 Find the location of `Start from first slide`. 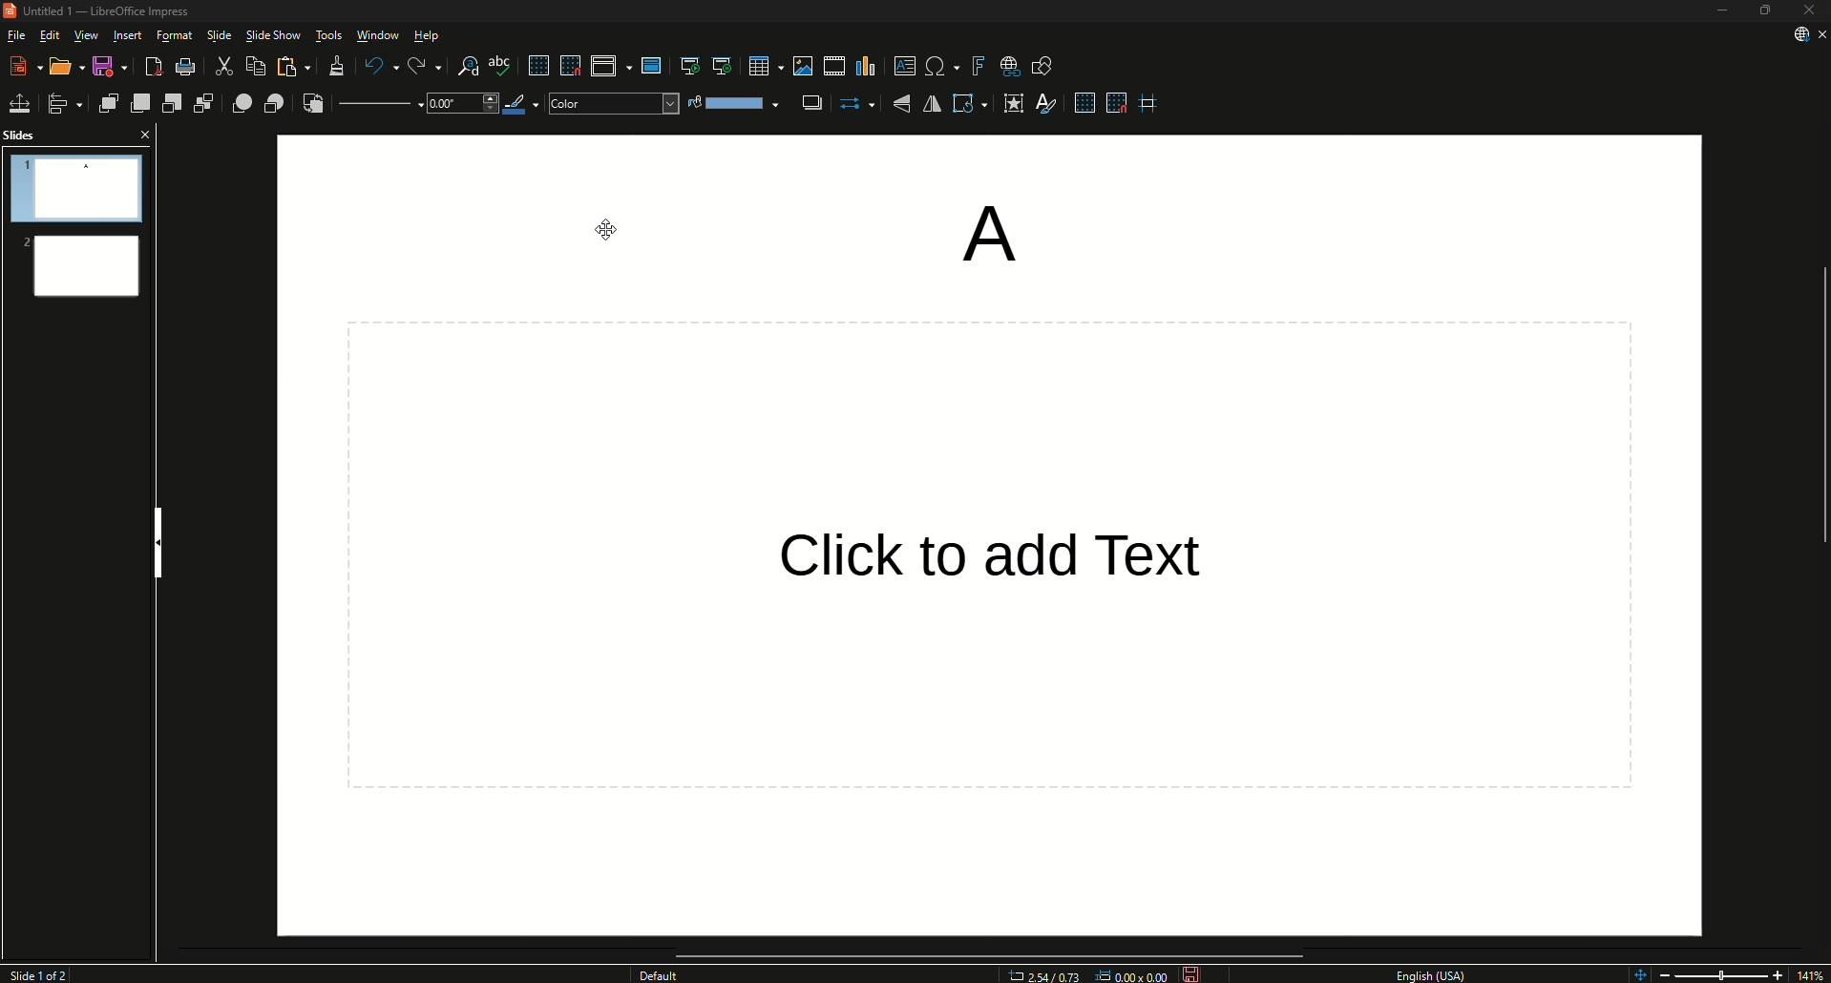

Start from first slide is located at coordinates (685, 64).